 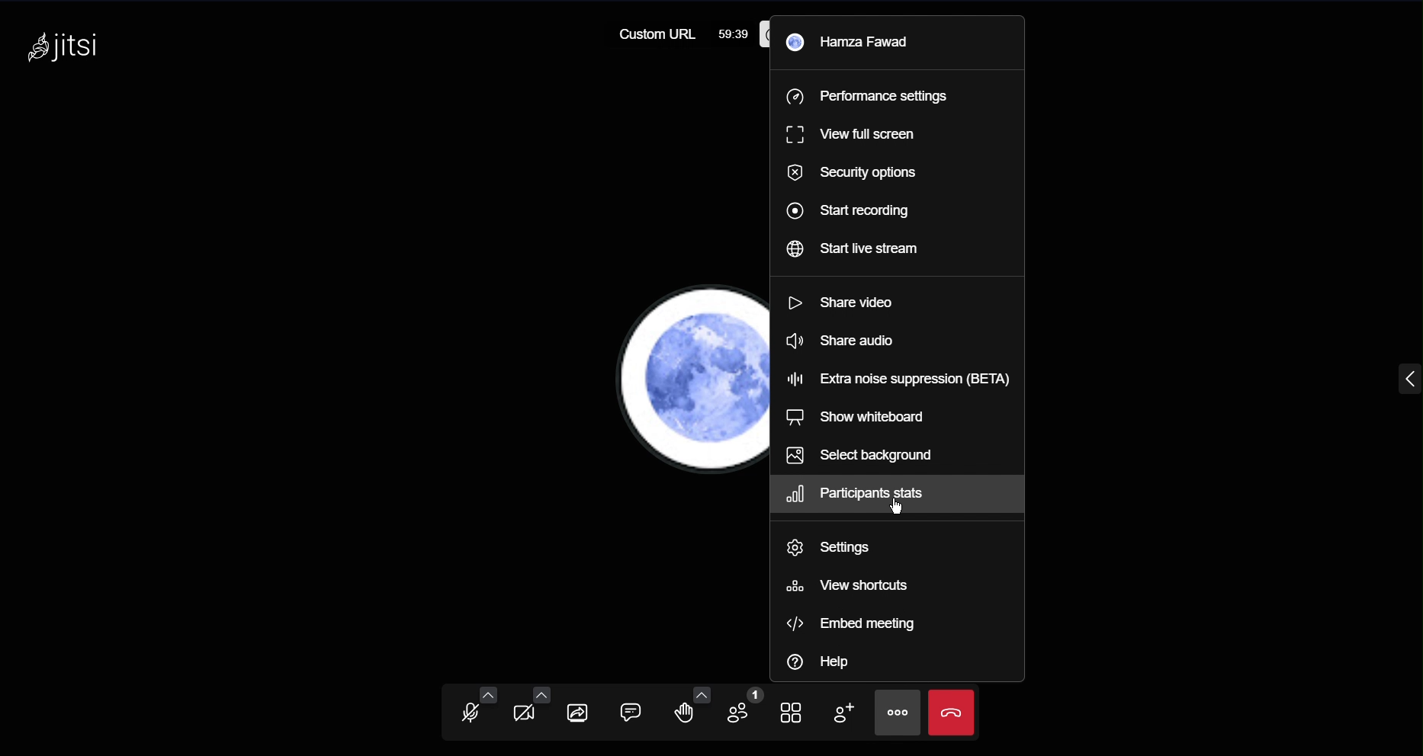 What do you see at coordinates (795, 710) in the screenshot?
I see `Tile View` at bounding box center [795, 710].